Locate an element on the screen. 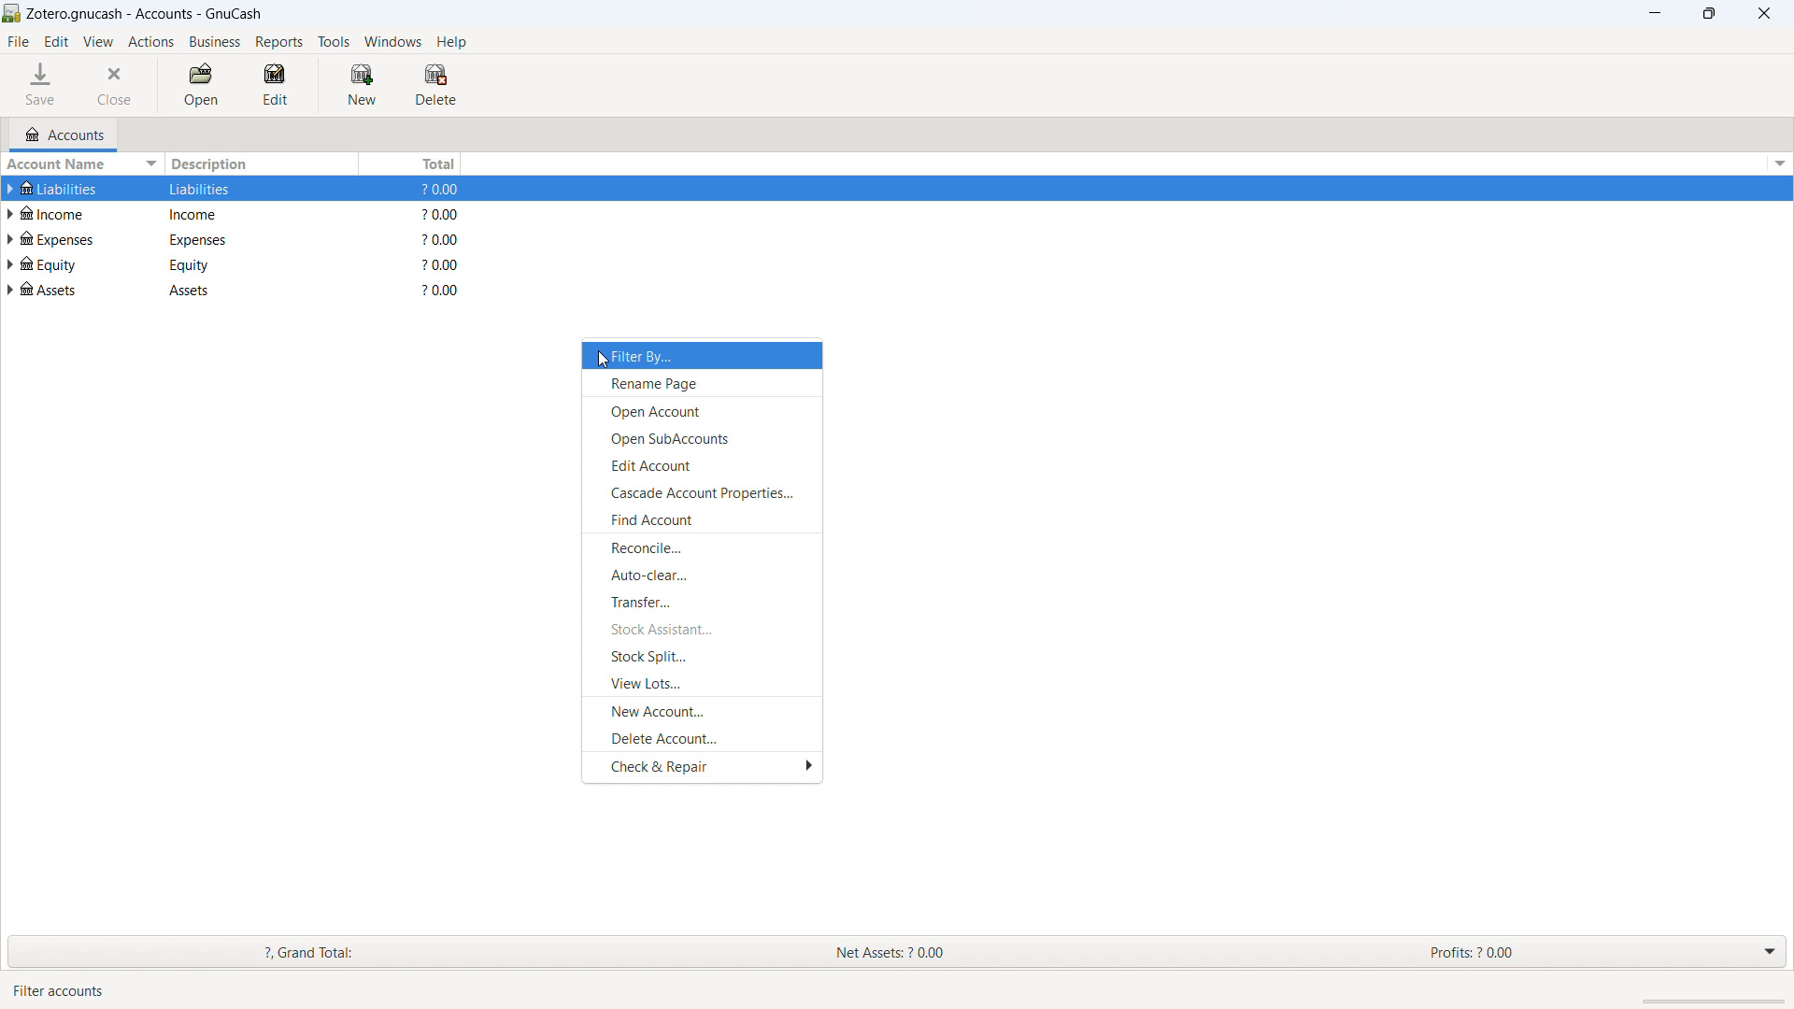  find account is located at coordinates (702, 520).